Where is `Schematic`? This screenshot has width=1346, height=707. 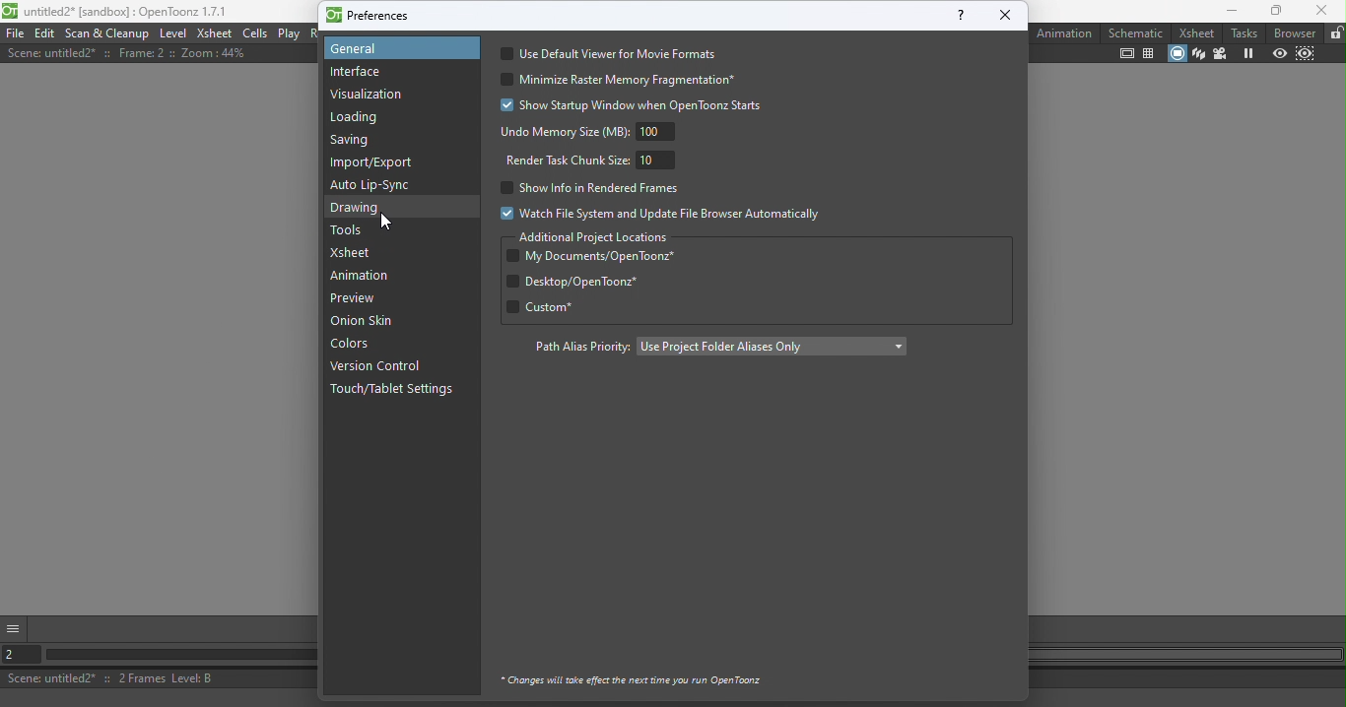
Schematic is located at coordinates (1136, 32).